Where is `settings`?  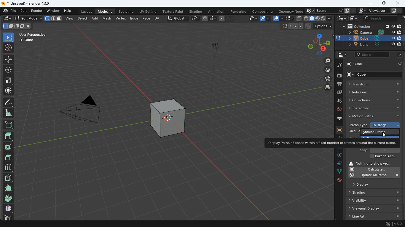
settings is located at coordinates (340, 55).